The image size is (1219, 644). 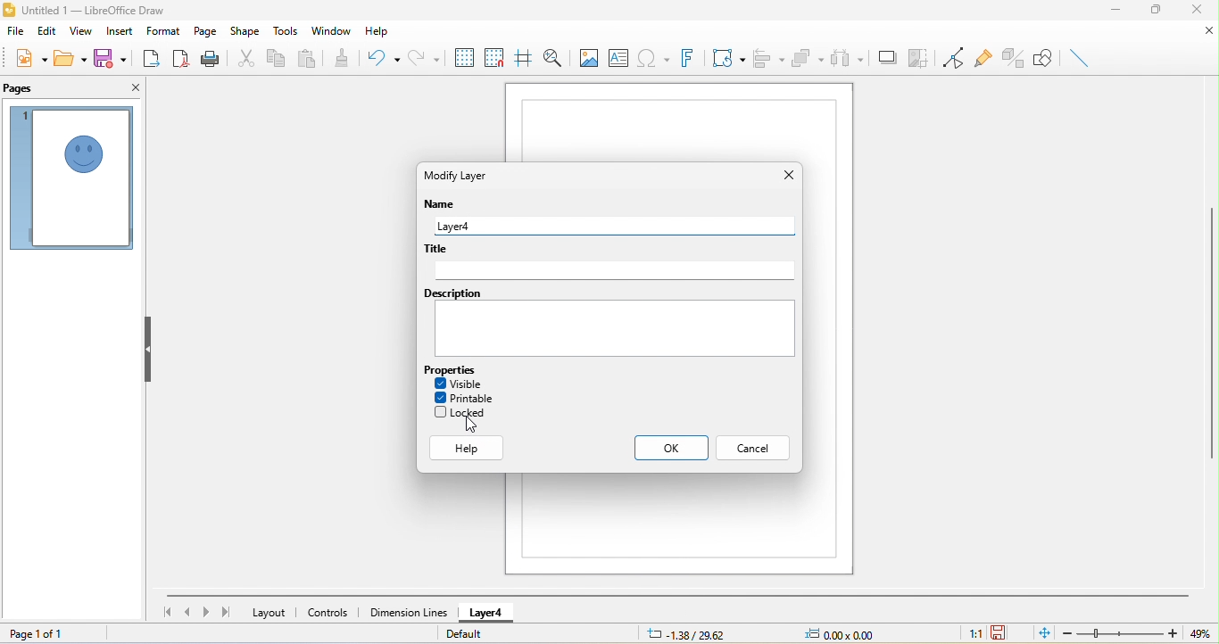 I want to click on last page, so click(x=224, y=611).